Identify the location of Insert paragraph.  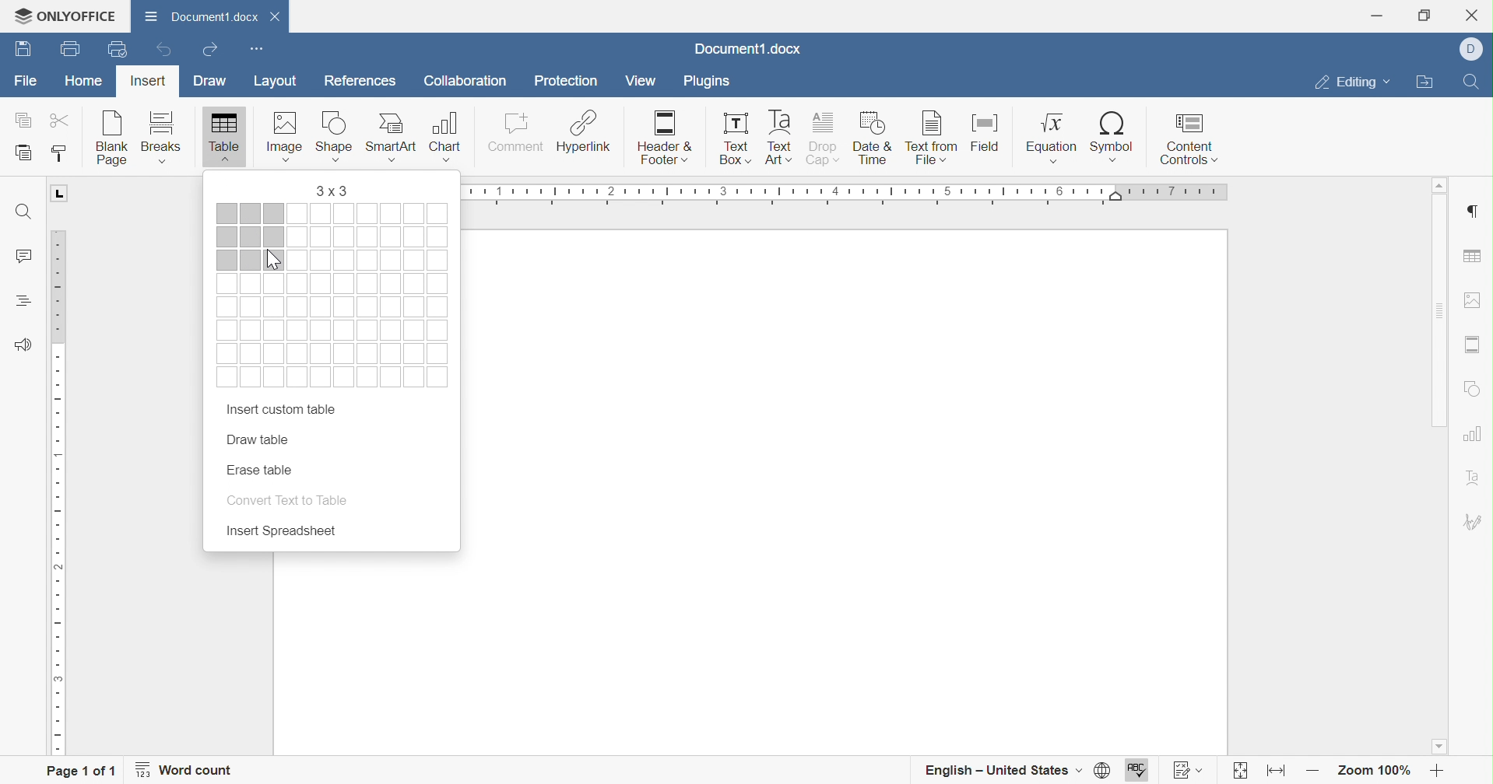
(1470, 211).